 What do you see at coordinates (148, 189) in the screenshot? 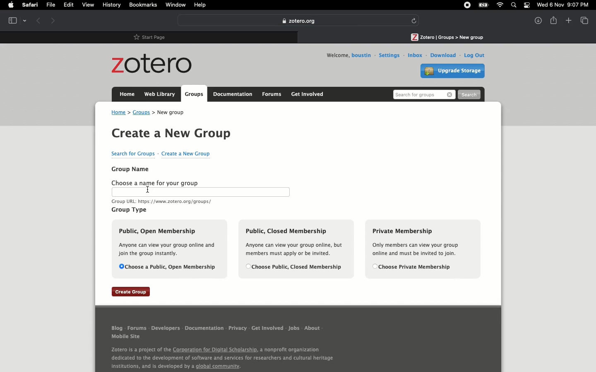
I see `Cursor` at bounding box center [148, 189].